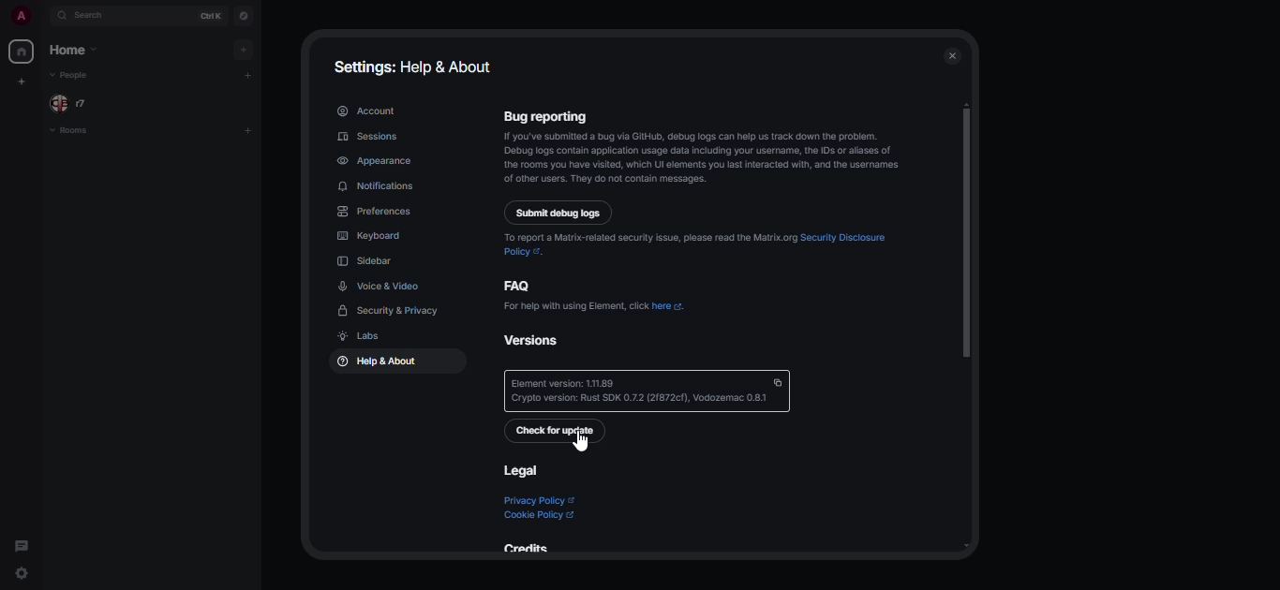  I want to click on people, so click(69, 75).